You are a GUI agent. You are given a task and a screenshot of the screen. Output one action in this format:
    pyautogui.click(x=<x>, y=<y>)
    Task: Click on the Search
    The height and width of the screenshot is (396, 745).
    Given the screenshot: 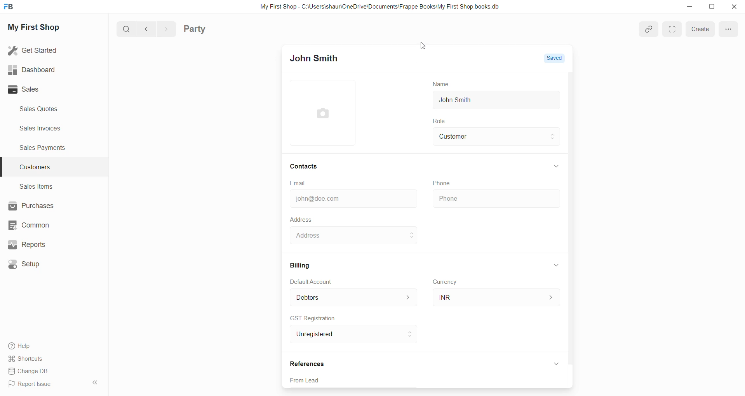 What is the action you would take?
    pyautogui.click(x=126, y=30)
    